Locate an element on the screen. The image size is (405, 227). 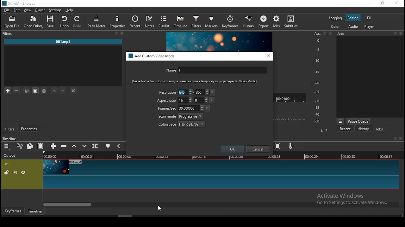
close is located at coordinates (122, 33).